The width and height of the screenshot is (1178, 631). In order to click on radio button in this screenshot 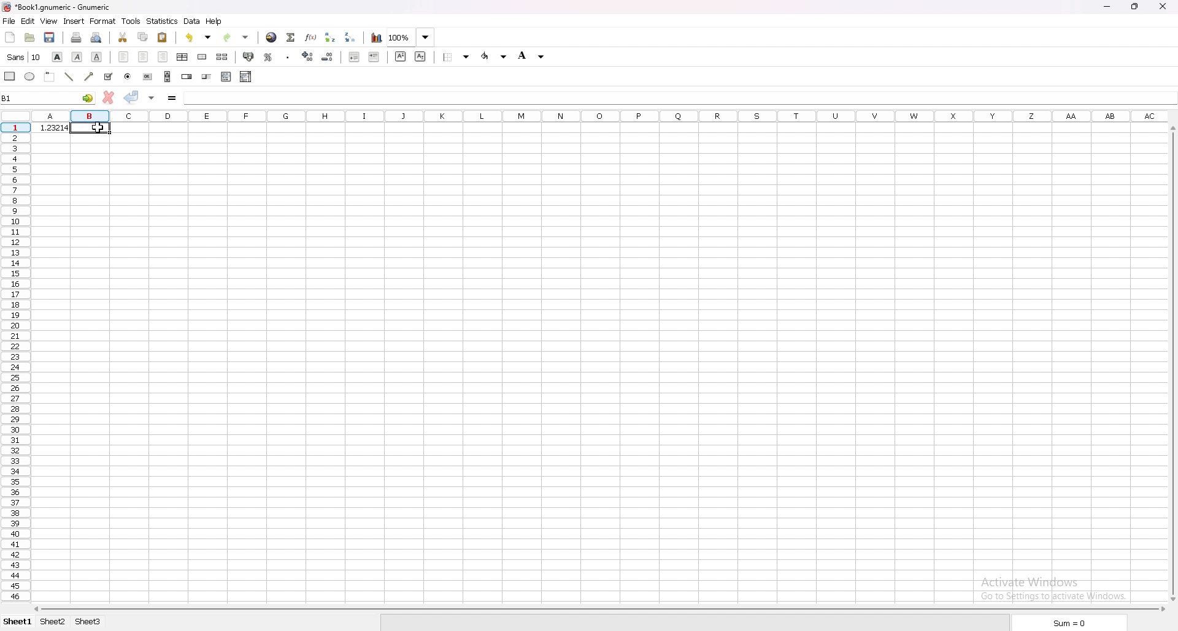, I will do `click(128, 77)`.